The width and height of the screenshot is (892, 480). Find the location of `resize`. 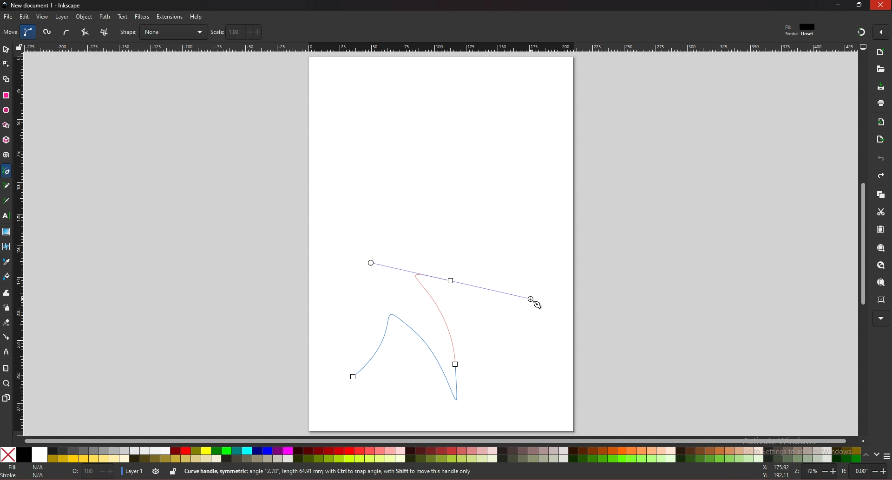

resize is located at coordinates (860, 5).